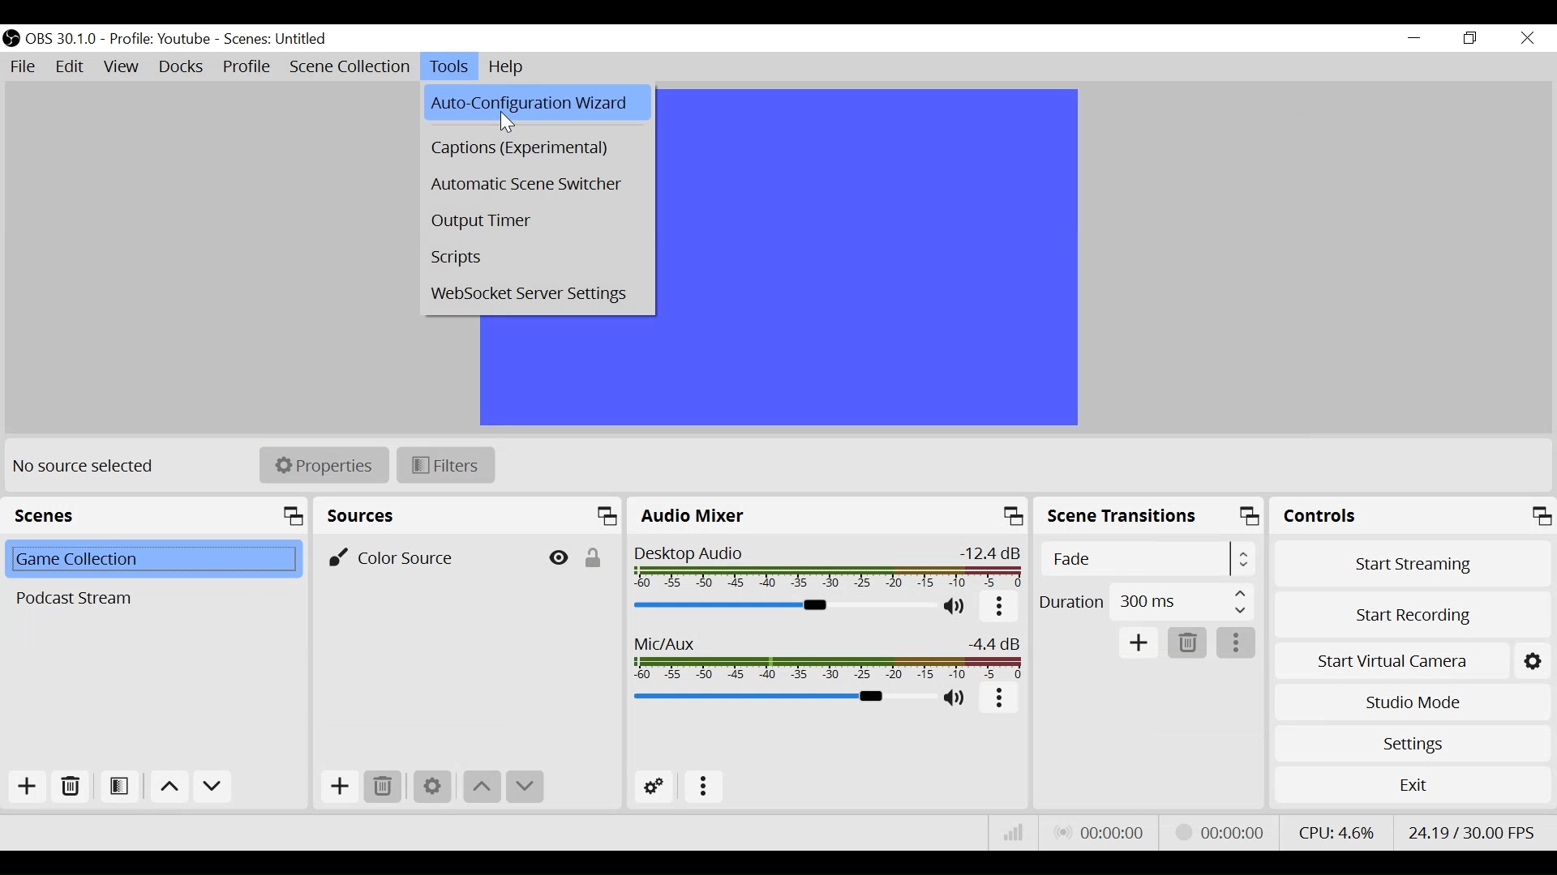 The image size is (1557, 875). Describe the element at coordinates (705, 788) in the screenshot. I see `more options` at that location.